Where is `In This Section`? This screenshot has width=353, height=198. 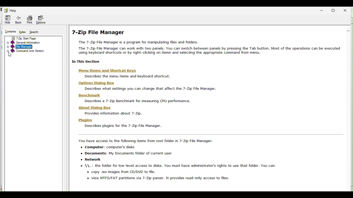
In This Section is located at coordinates (87, 61).